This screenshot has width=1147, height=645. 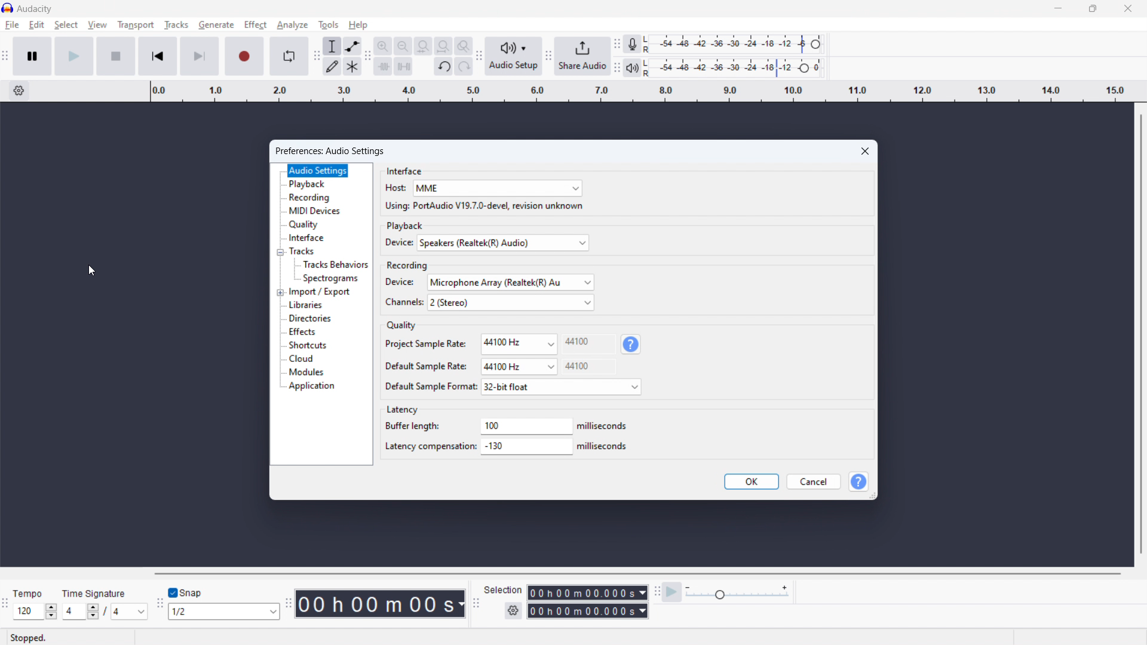 What do you see at coordinates (1057, 10) in the screenshot?
I see `minimize` at bounding box center [1057, 10].